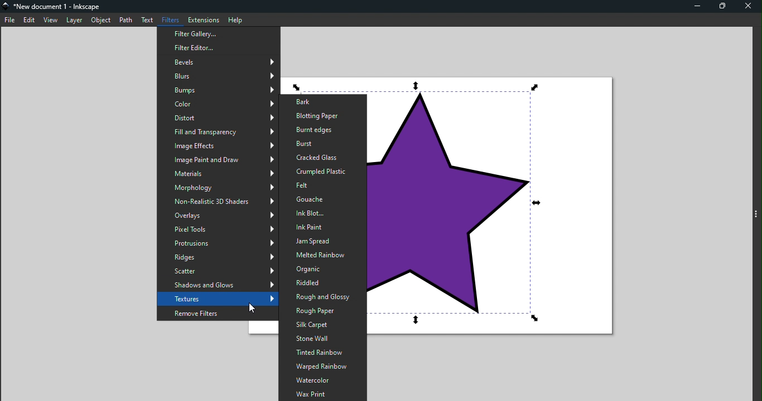 The image size is (762, 401). Describe the element at coordinates (202, 19) in the screenshot. I see `Extensions` at that location.